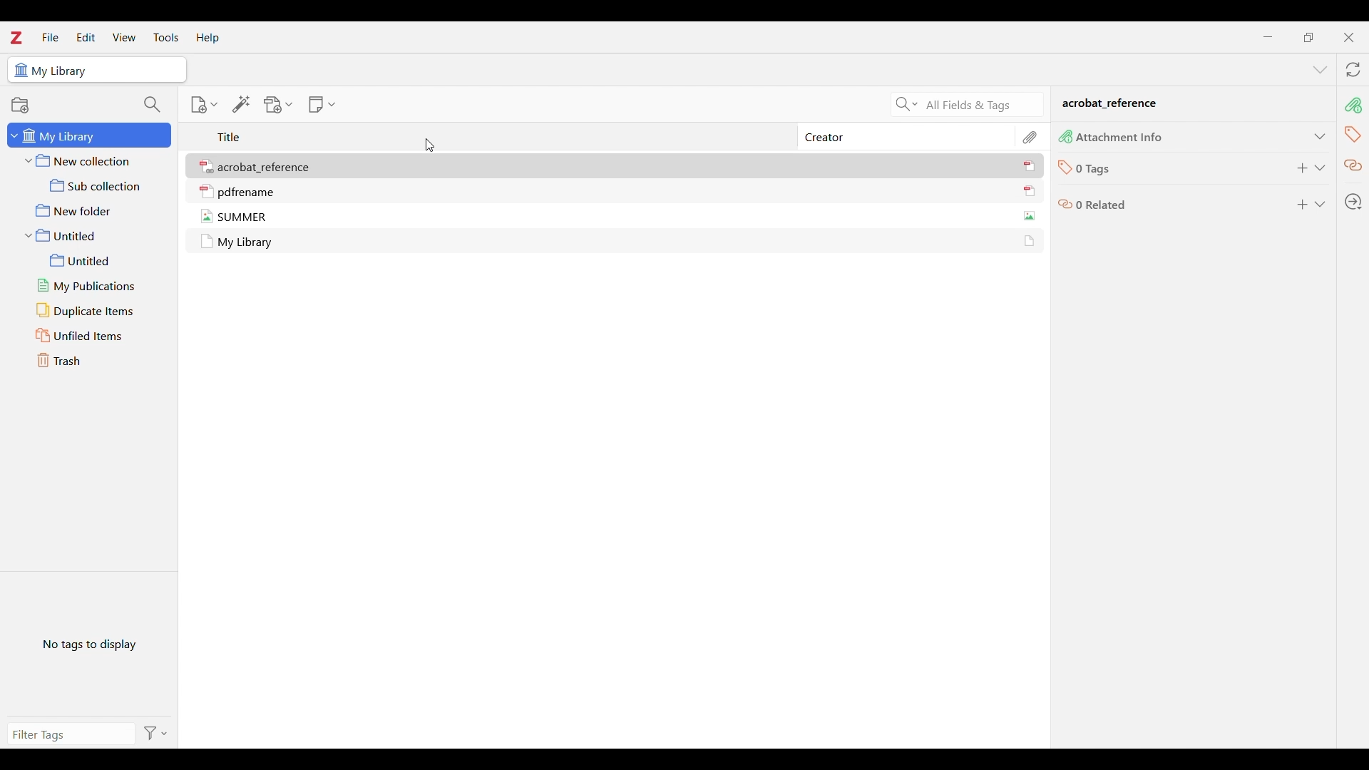 The image size is (1369, 770). I want to click on Title column, so click(230, 136).